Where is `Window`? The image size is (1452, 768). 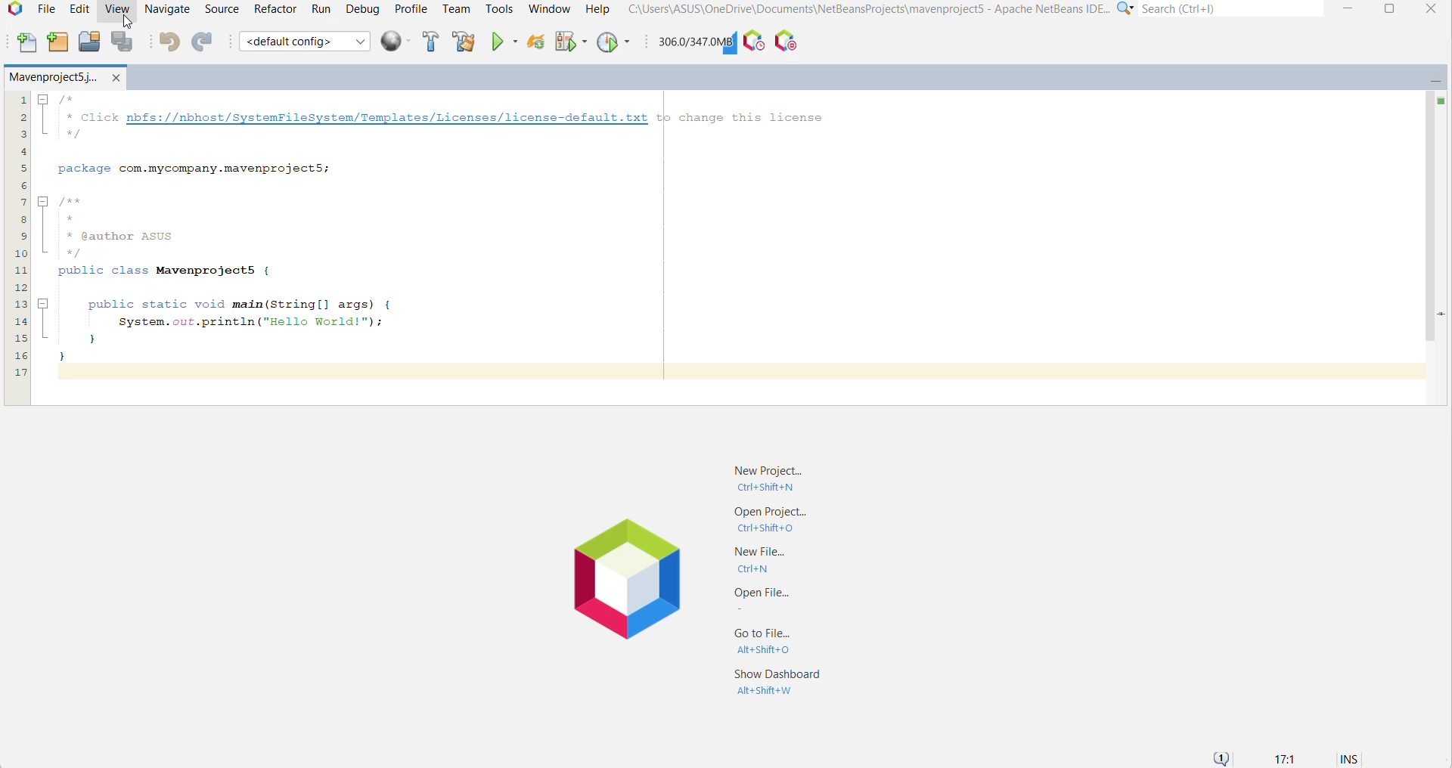
Window is located at coordinates (548, 8).